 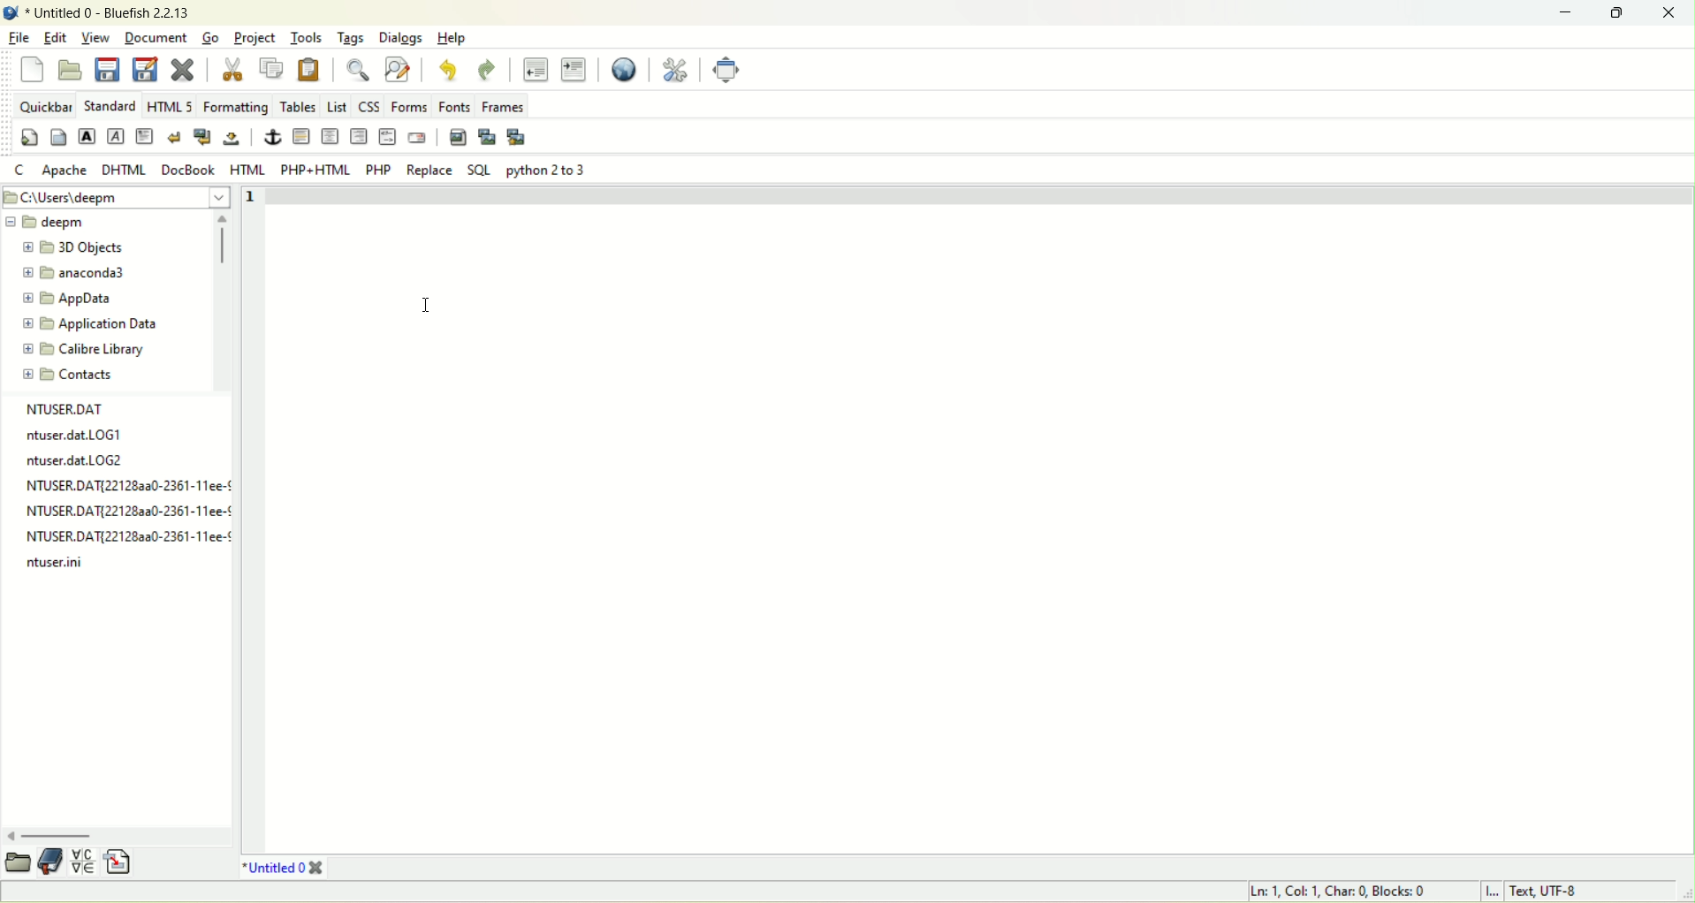 I want to click on dialogs, so click(x=401, y=39).